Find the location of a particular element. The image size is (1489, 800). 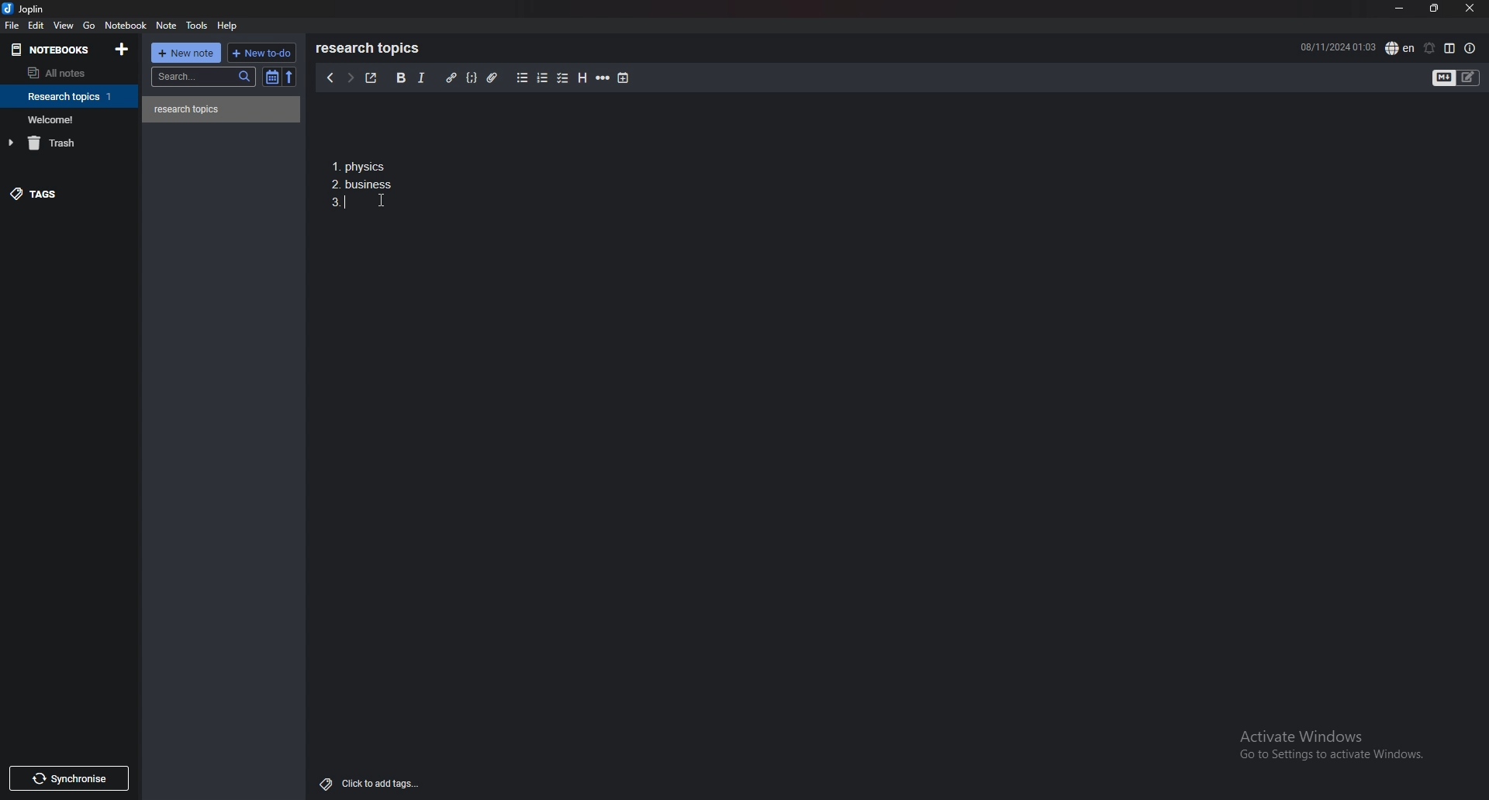

trash is located at coordinates (72, 143).